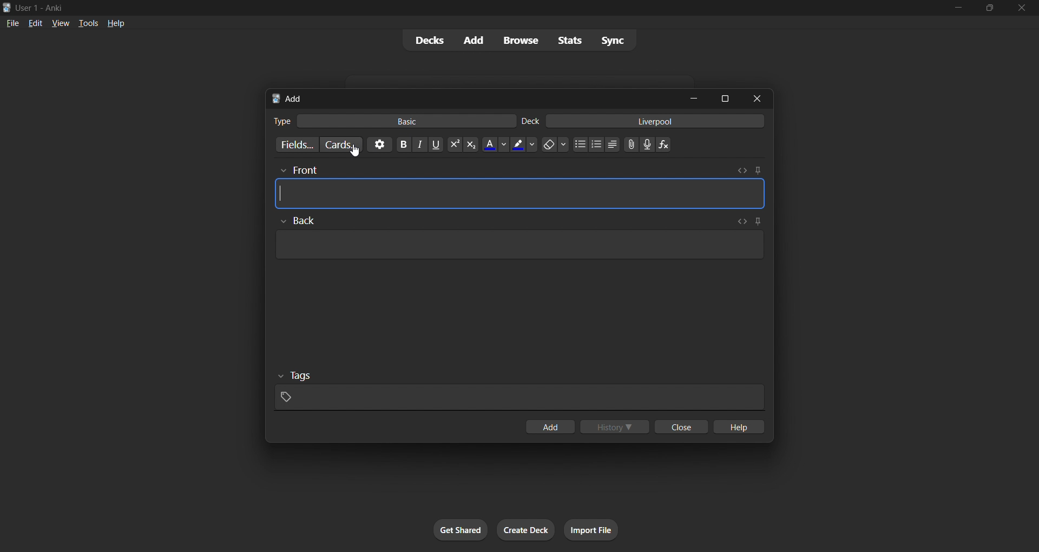  Describe the element at coordinates (458, 529) in the screenshot. I see `get shared` at that location.